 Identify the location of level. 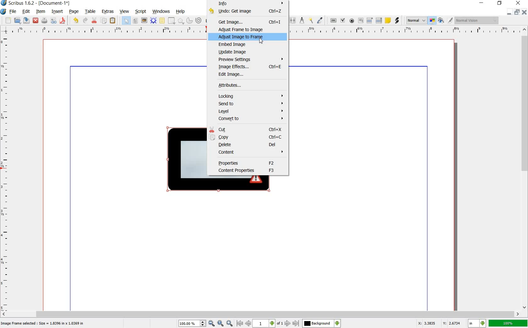
(251, 112).